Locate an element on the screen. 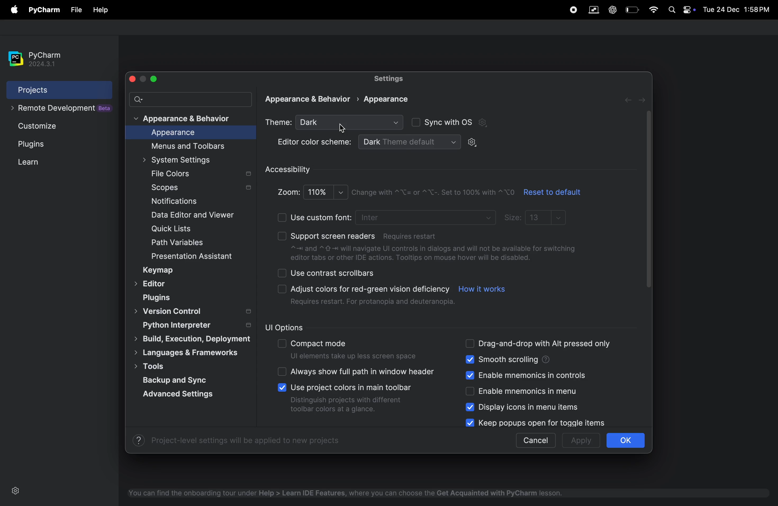  search is located at coordinates (191, 100).